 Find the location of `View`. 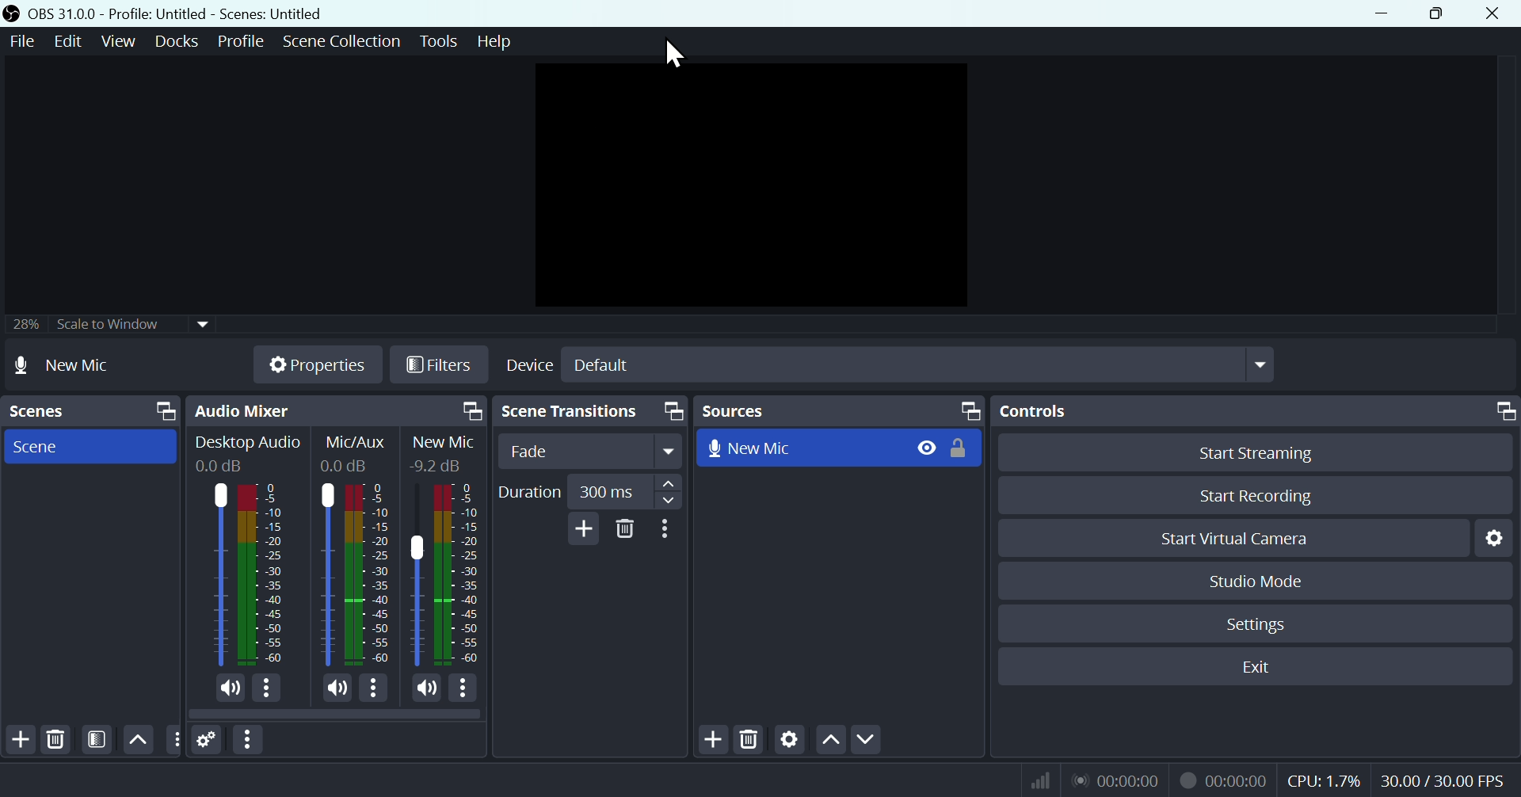

View is located at coordinates (121, 41).